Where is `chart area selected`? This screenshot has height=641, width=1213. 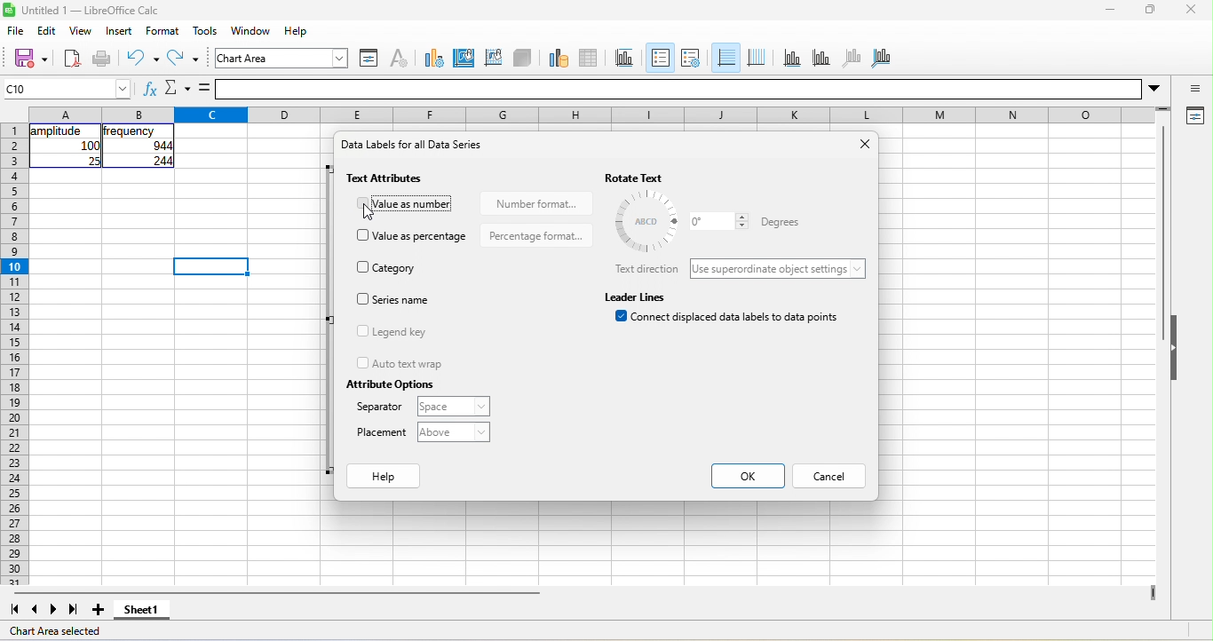 chart area selected is located at coordinates (59, 632).